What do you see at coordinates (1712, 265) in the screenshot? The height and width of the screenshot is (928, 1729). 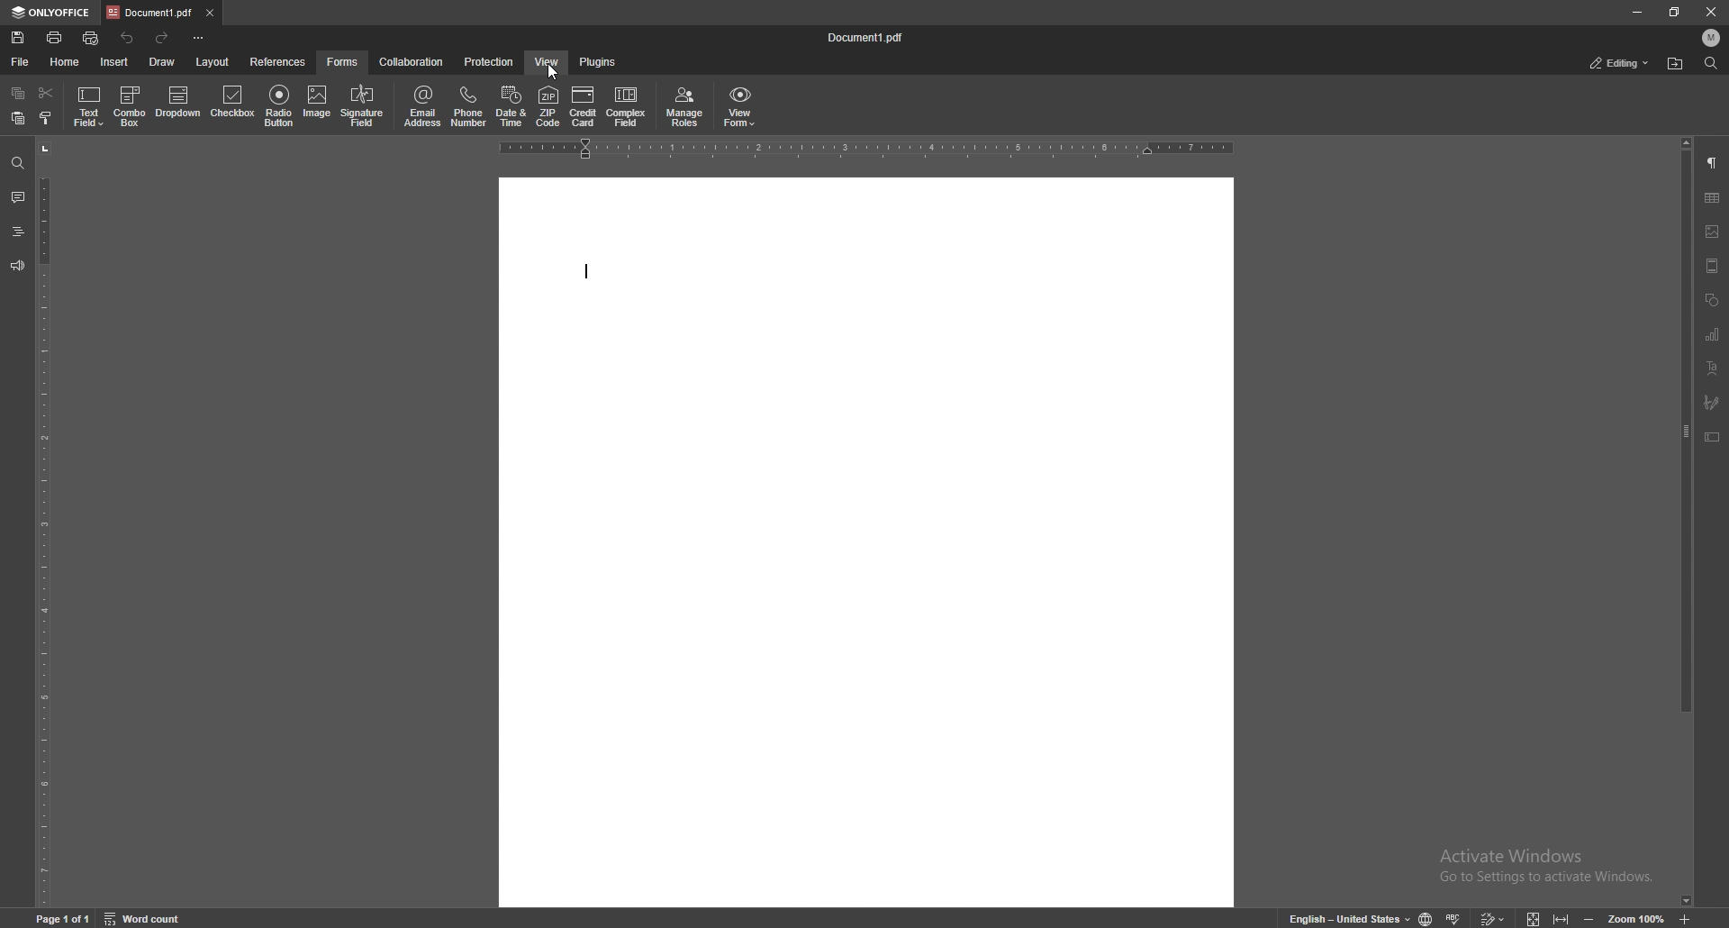 I see `header and footer` at bounding box center [1712, 265].